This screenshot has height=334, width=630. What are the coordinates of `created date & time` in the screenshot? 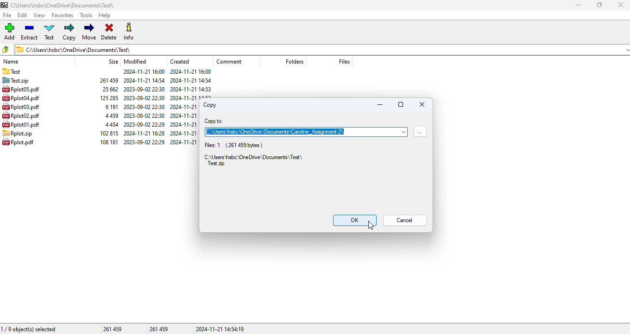 It's located at (190, 89).